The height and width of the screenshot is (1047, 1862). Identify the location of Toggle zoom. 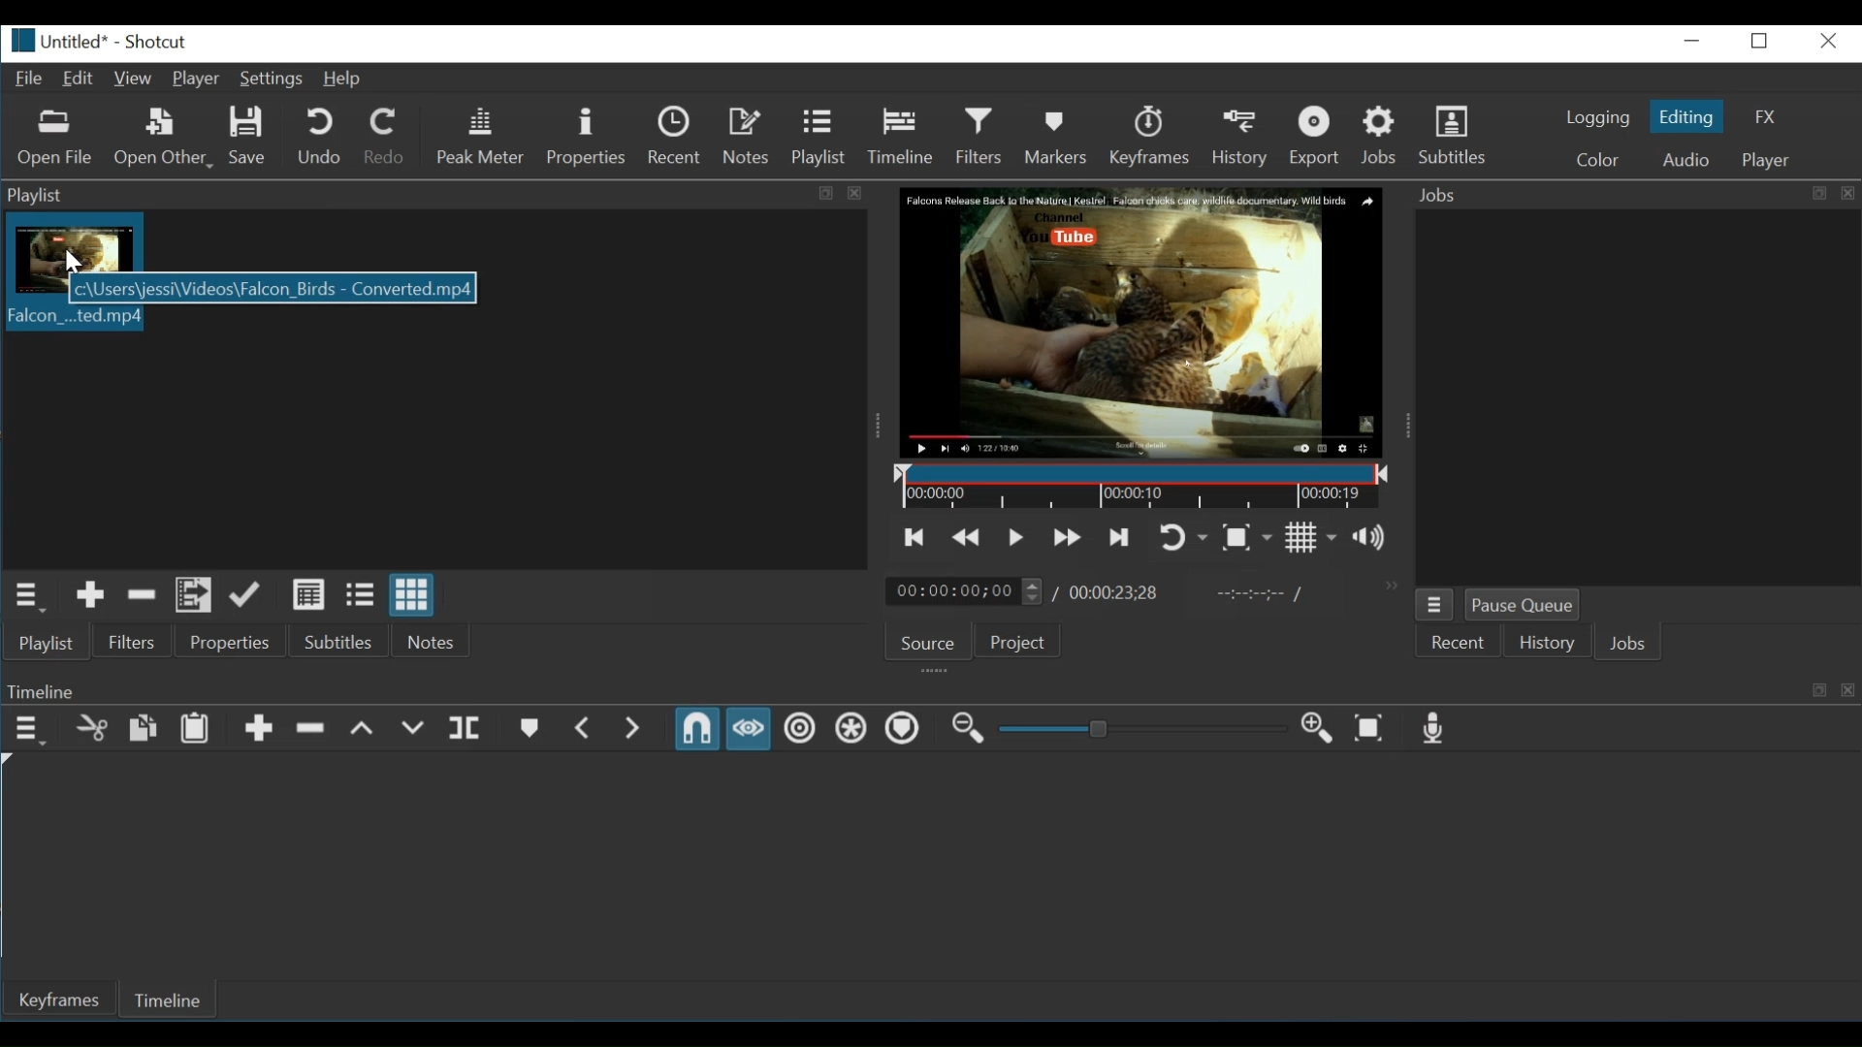
(1246, 538).